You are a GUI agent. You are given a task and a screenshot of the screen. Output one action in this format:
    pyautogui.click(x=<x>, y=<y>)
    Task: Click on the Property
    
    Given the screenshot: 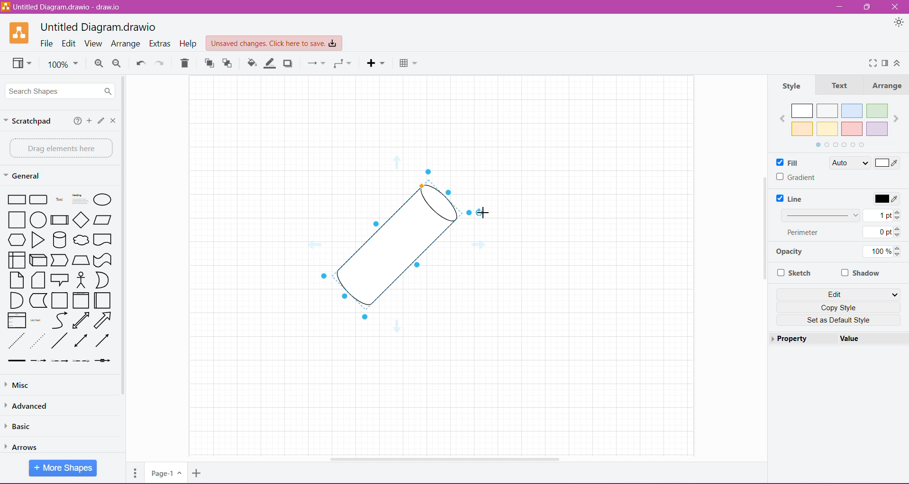 What is the action you would take?
    pyautogui.click(x=793, y=339)
    